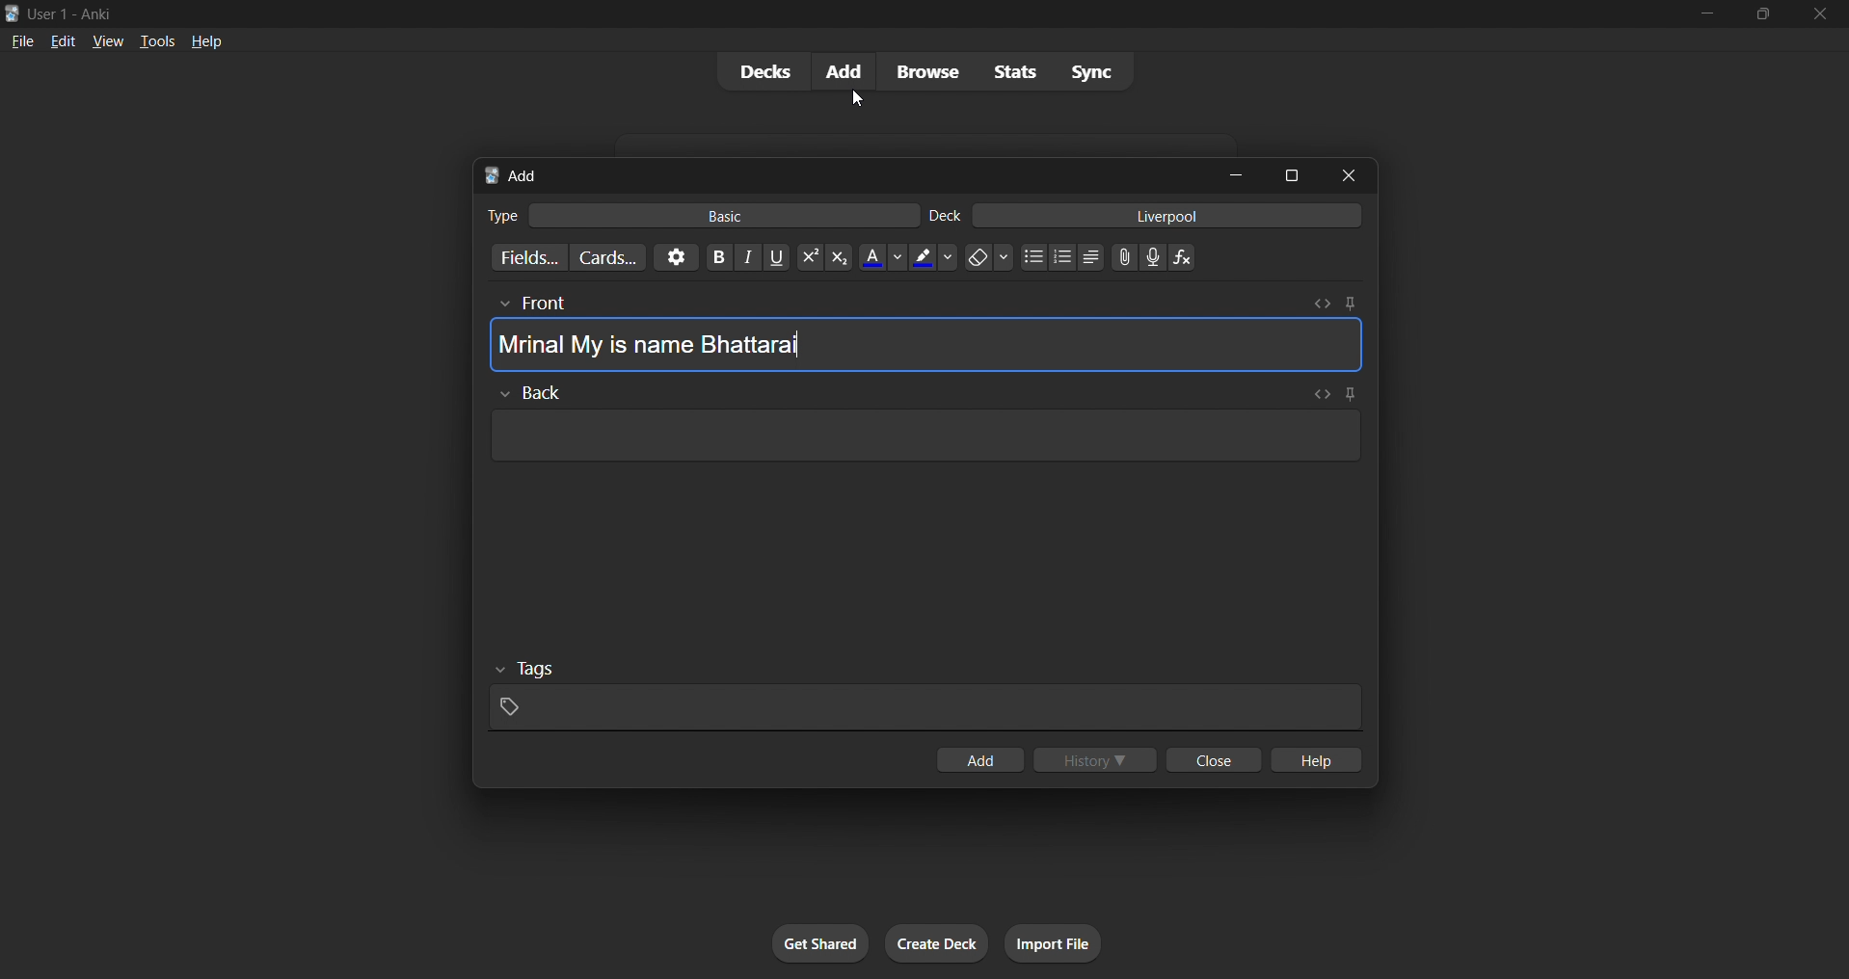 The image size is (1849, 979). Describe the element at coordinates (1066, 257) in the screenshot. I see `ordered list` at that location.